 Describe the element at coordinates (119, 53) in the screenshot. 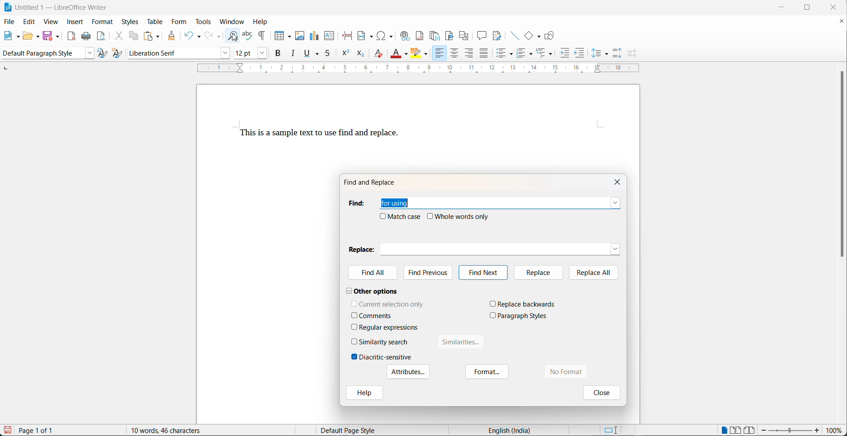

I see `create new style with selection` at that location.